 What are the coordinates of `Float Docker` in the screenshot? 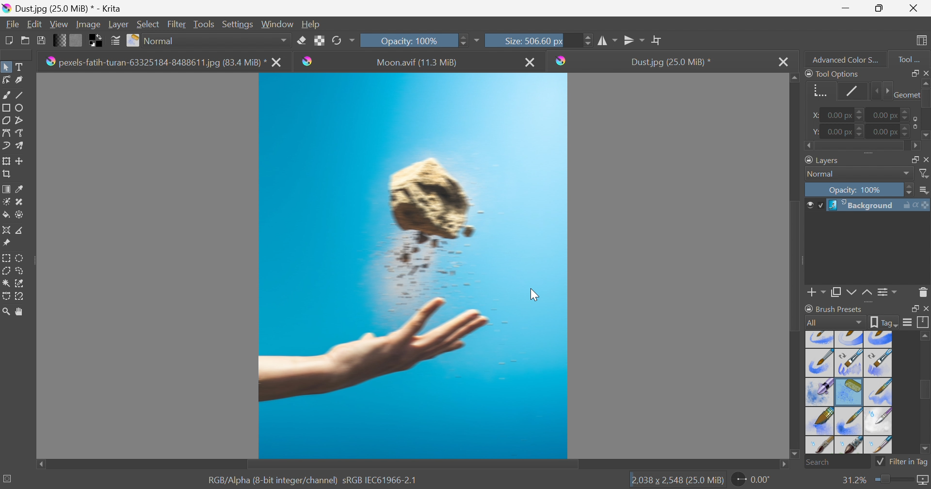 It's located at (925, 159).